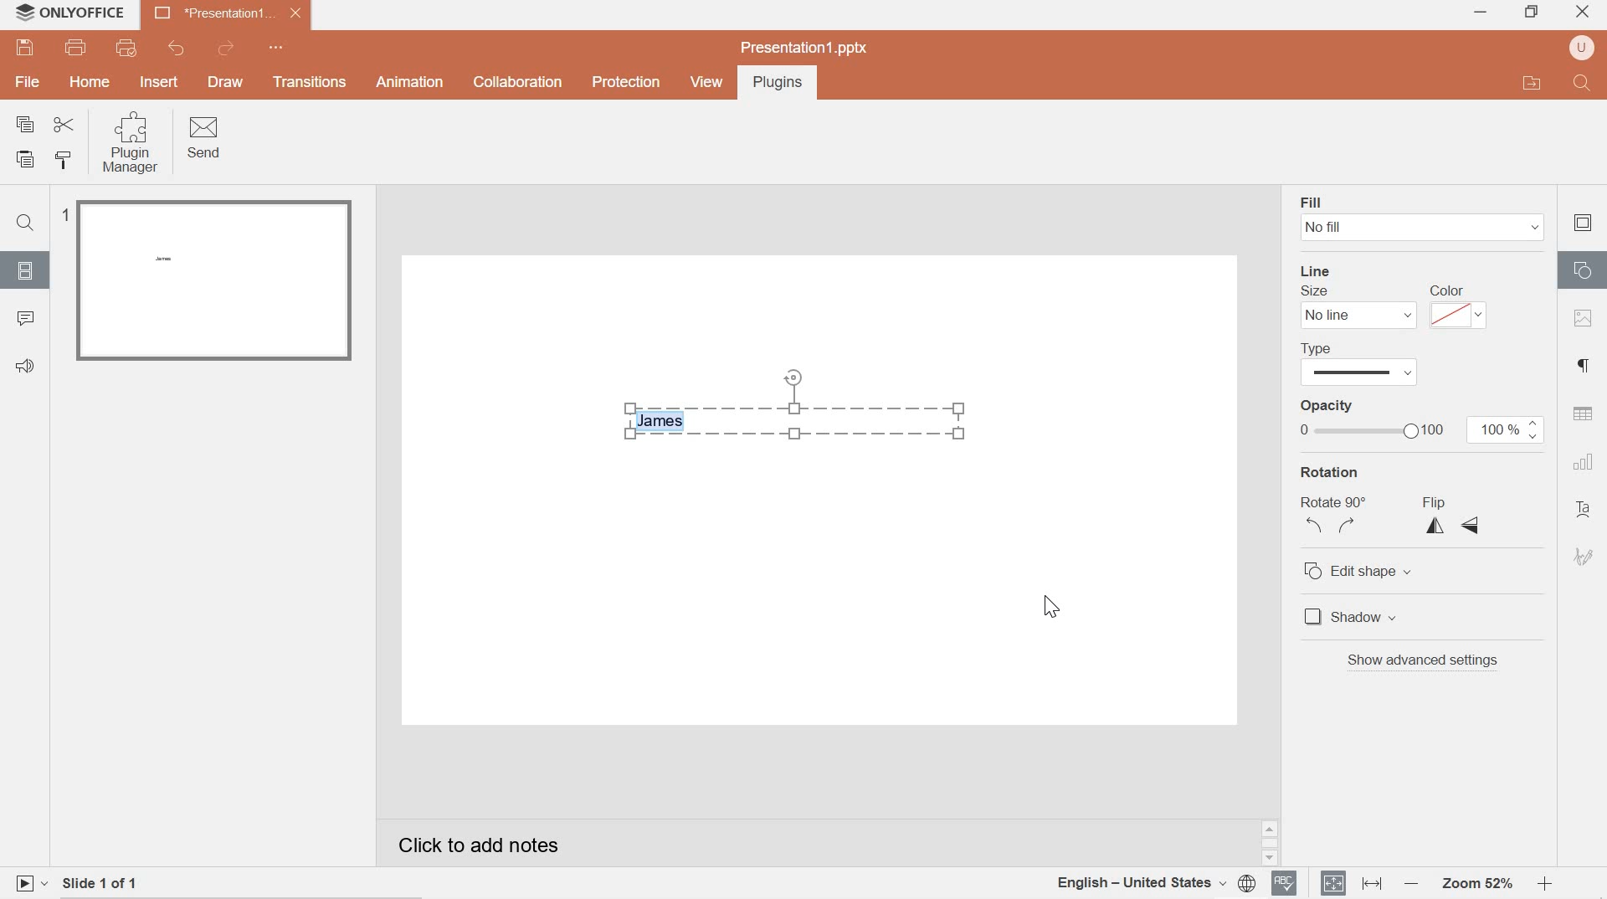 The height and width of the screenshot is (899, 1607). I want to click on No fill, so click(1420, 228).